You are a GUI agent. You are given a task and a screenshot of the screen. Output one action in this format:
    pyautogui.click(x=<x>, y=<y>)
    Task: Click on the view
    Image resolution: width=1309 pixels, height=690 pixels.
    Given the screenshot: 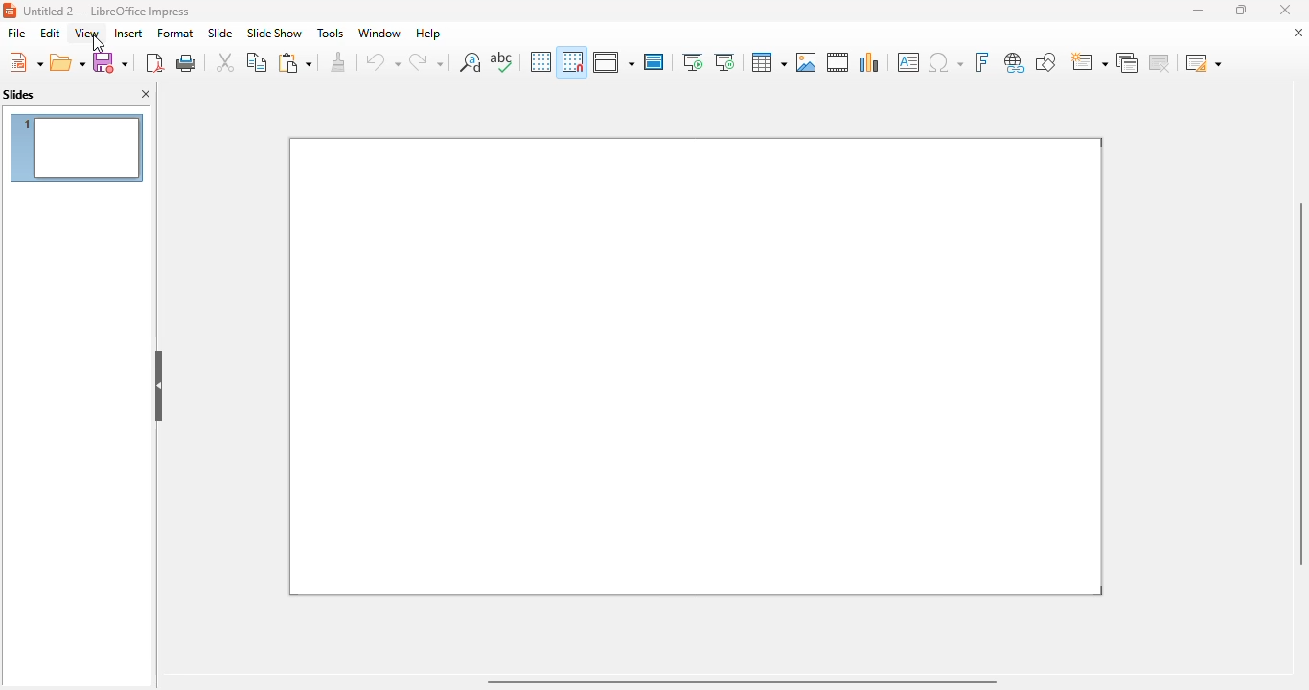 What is the action you would take?
    pyautogui.click(x=86, y=33)
    